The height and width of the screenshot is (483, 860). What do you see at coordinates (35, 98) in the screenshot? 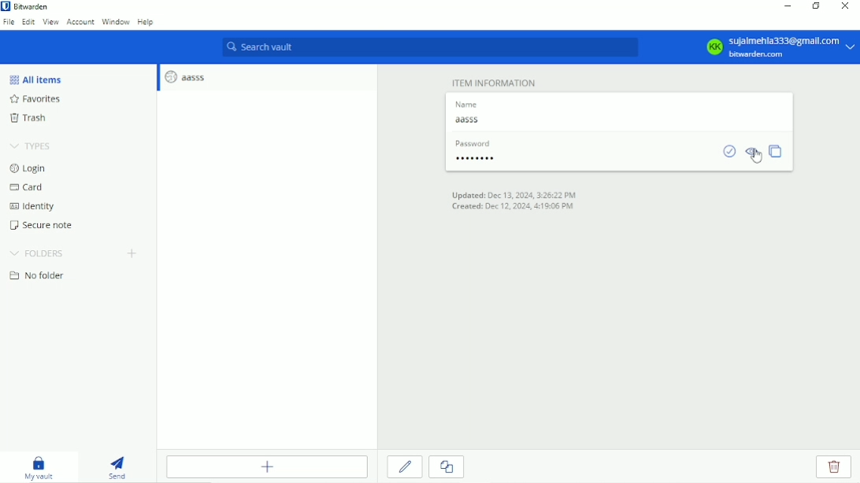
I see `Favorites` at bounding box center [35, 98].